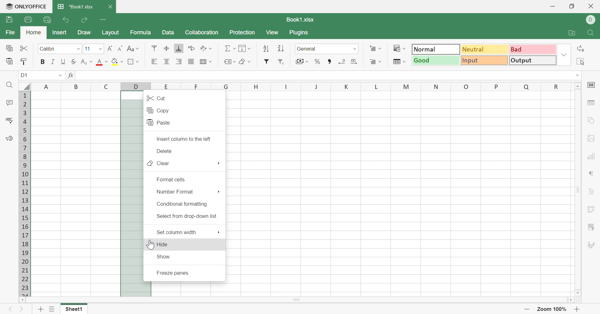 The width and height of the screenshot is (600, 314). What do you see at coordinates (112, 33) in the screenshot?
I see `Layout` at bounding box center [112, 33].